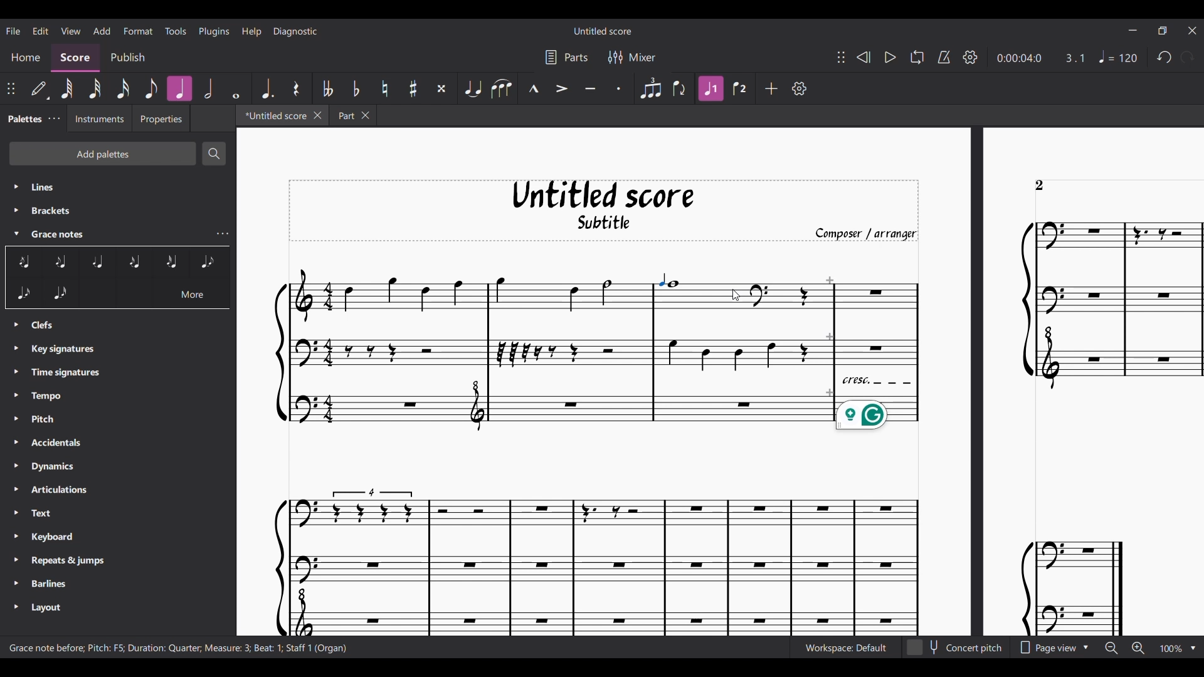  Describe the element at coordinates (606, 549) in the screenshot. I see `Current score` at that location.